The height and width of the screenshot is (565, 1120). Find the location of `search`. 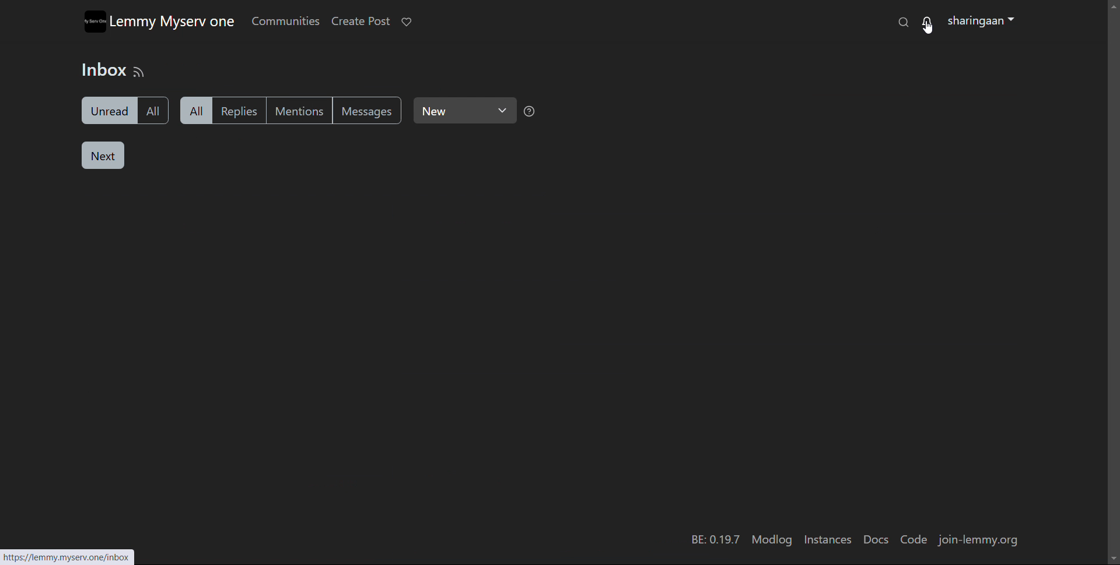

search is located at coordinates (903, 22).